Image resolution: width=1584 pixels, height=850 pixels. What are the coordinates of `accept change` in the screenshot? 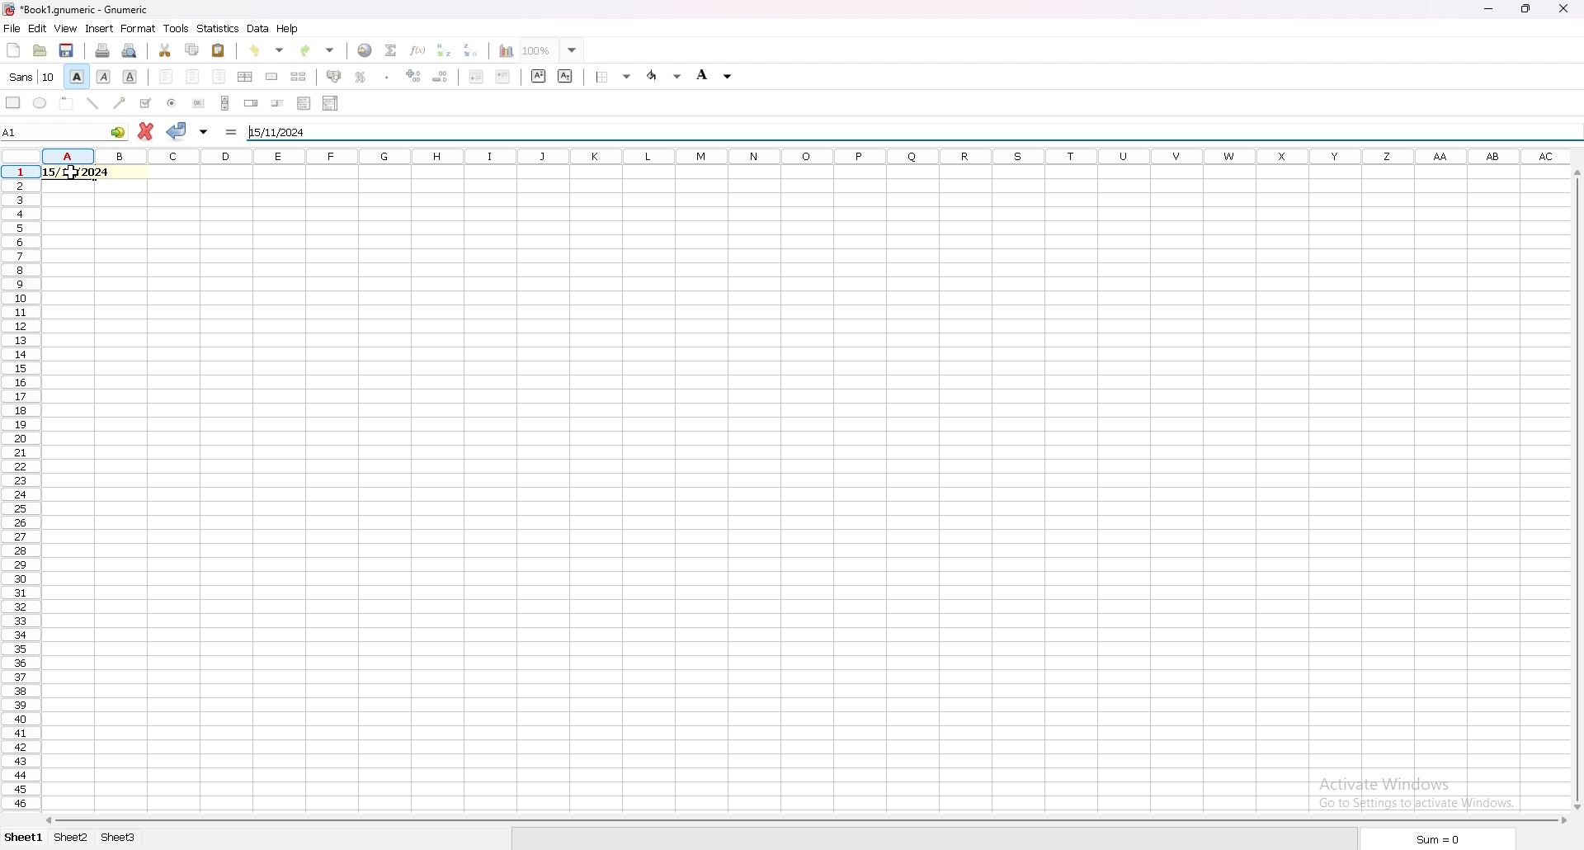 It's located at (177, 131).